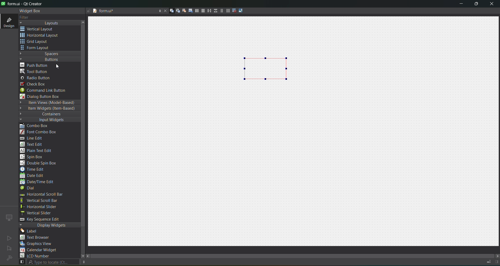  I want to click on font combo box, so click(40, 132).